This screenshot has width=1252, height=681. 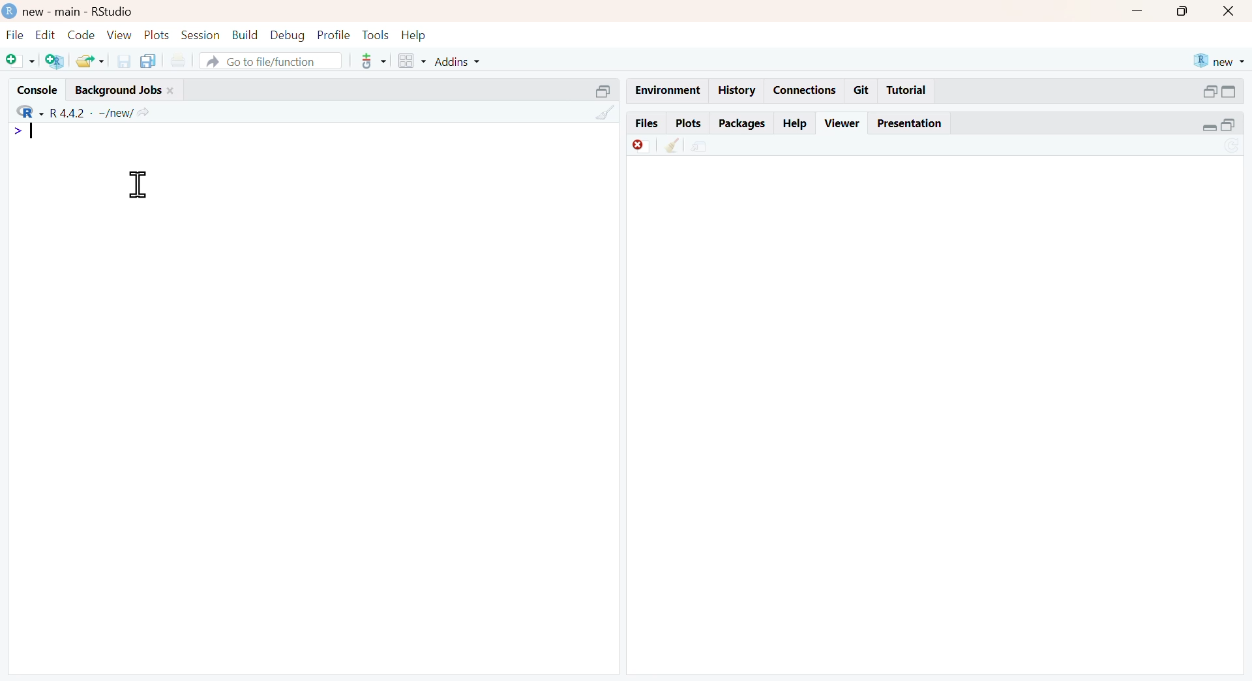 I want to click on minimise, so click(x=1208, y=127).